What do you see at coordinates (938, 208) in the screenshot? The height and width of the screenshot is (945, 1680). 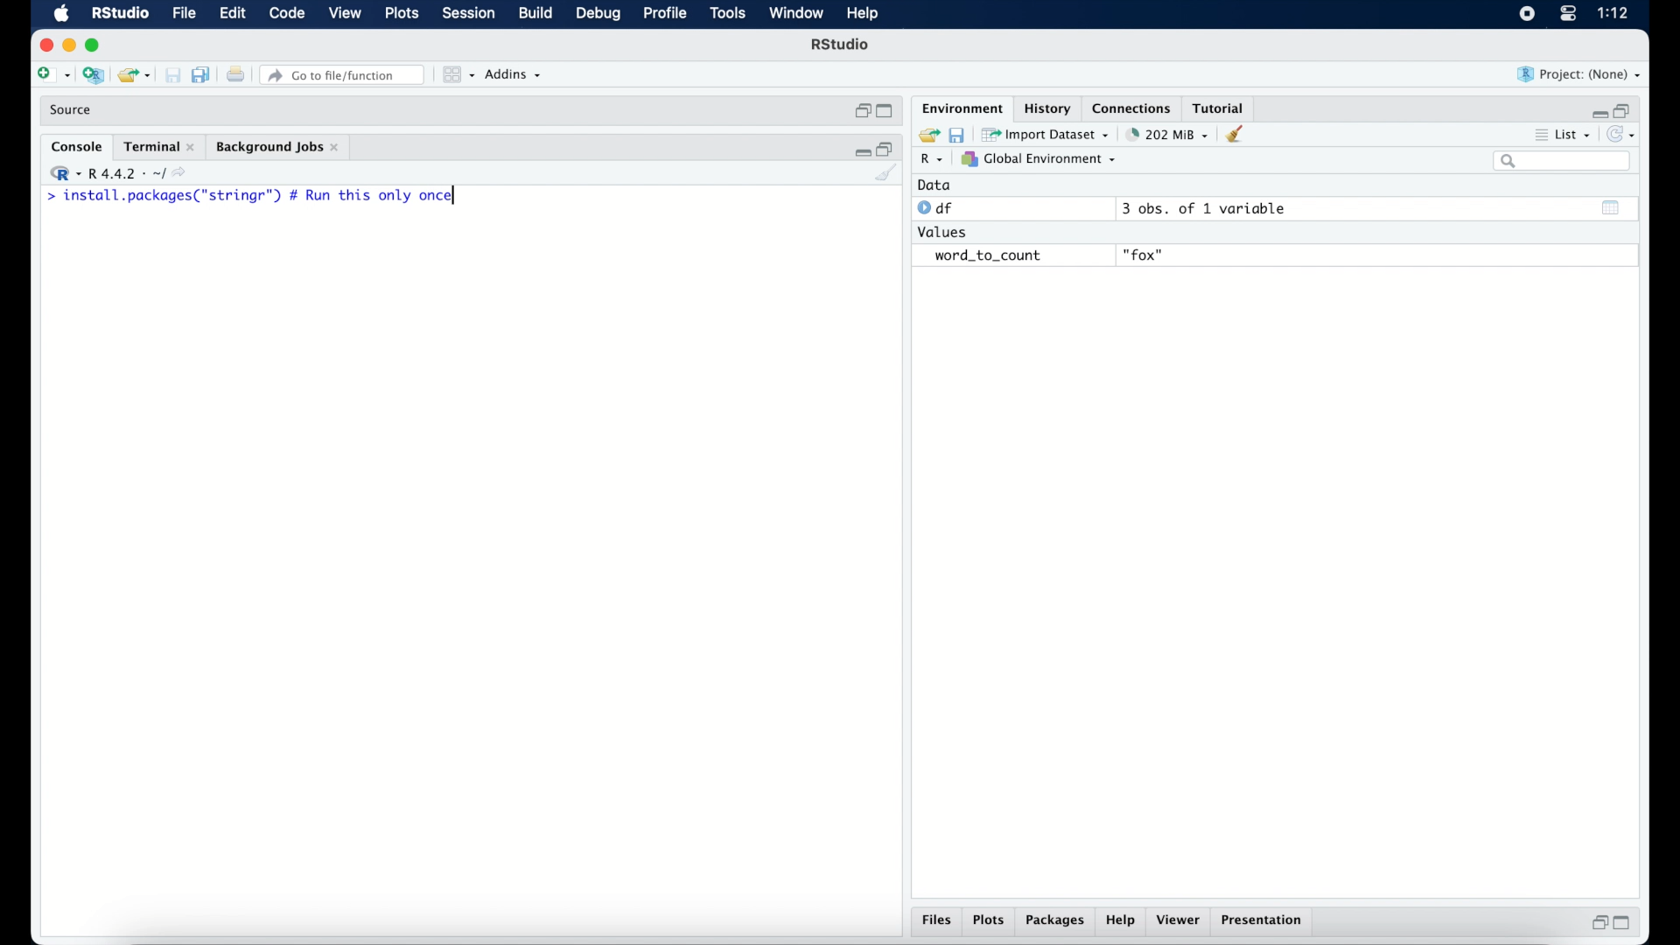 I see `df` at bounding box center [938, 208].